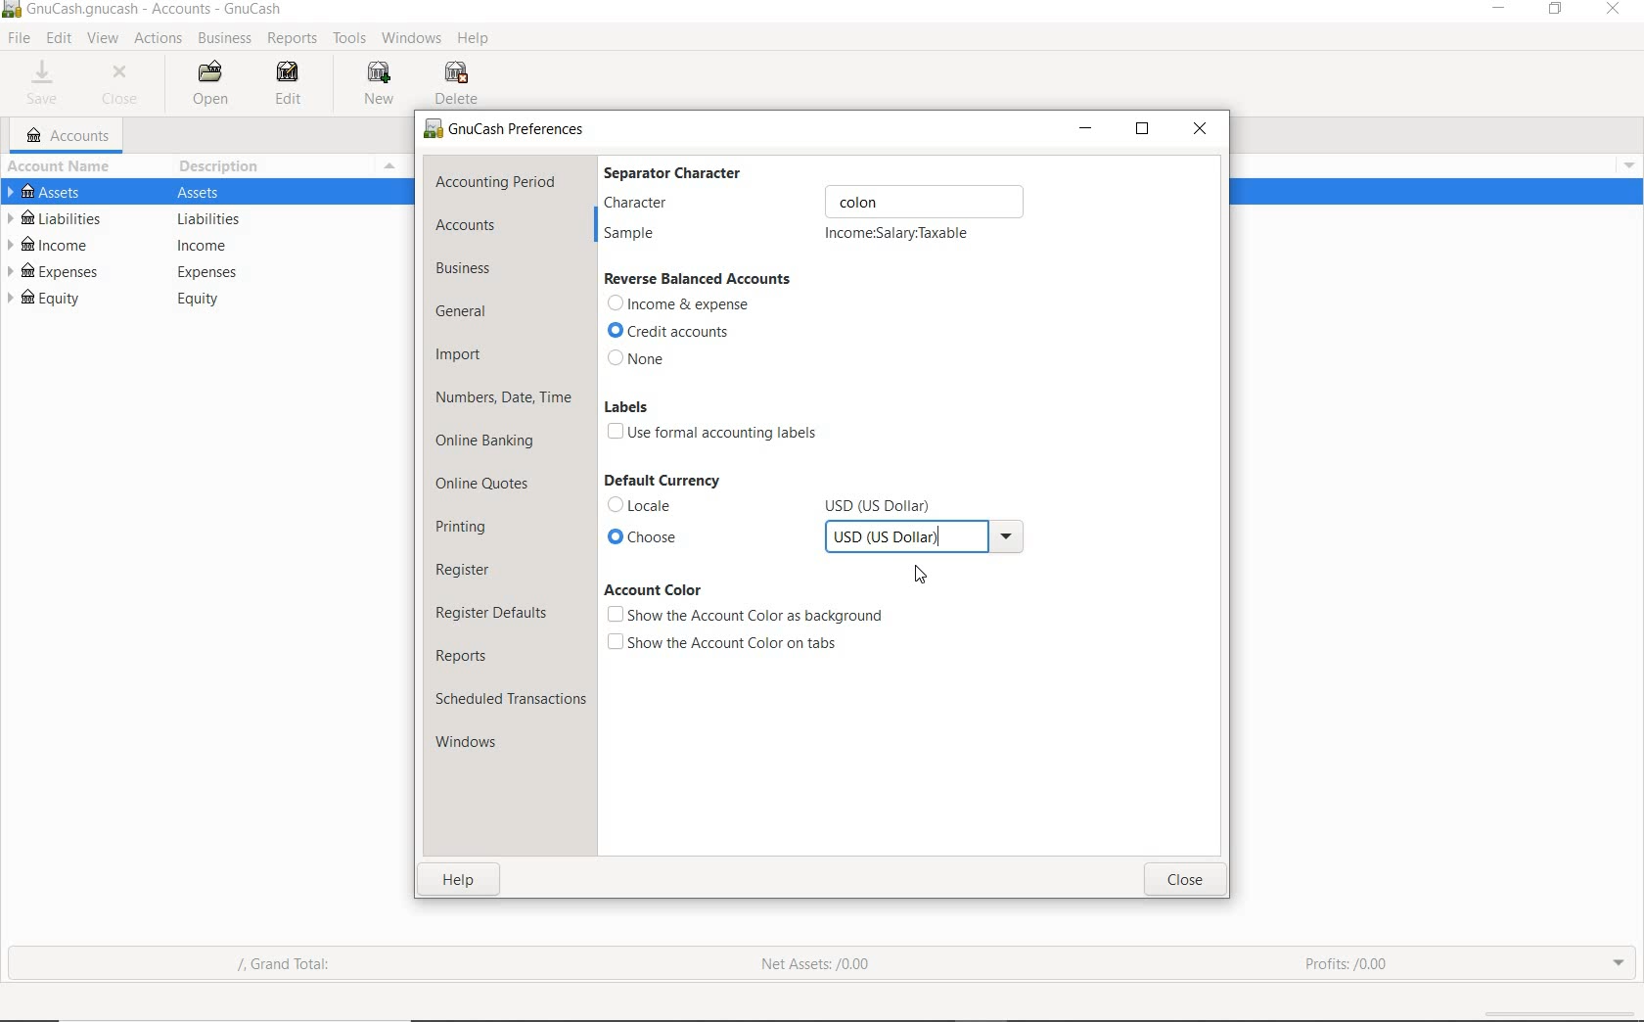 The image size is (1644, 1022). I want to click on register, so click(465, 569).